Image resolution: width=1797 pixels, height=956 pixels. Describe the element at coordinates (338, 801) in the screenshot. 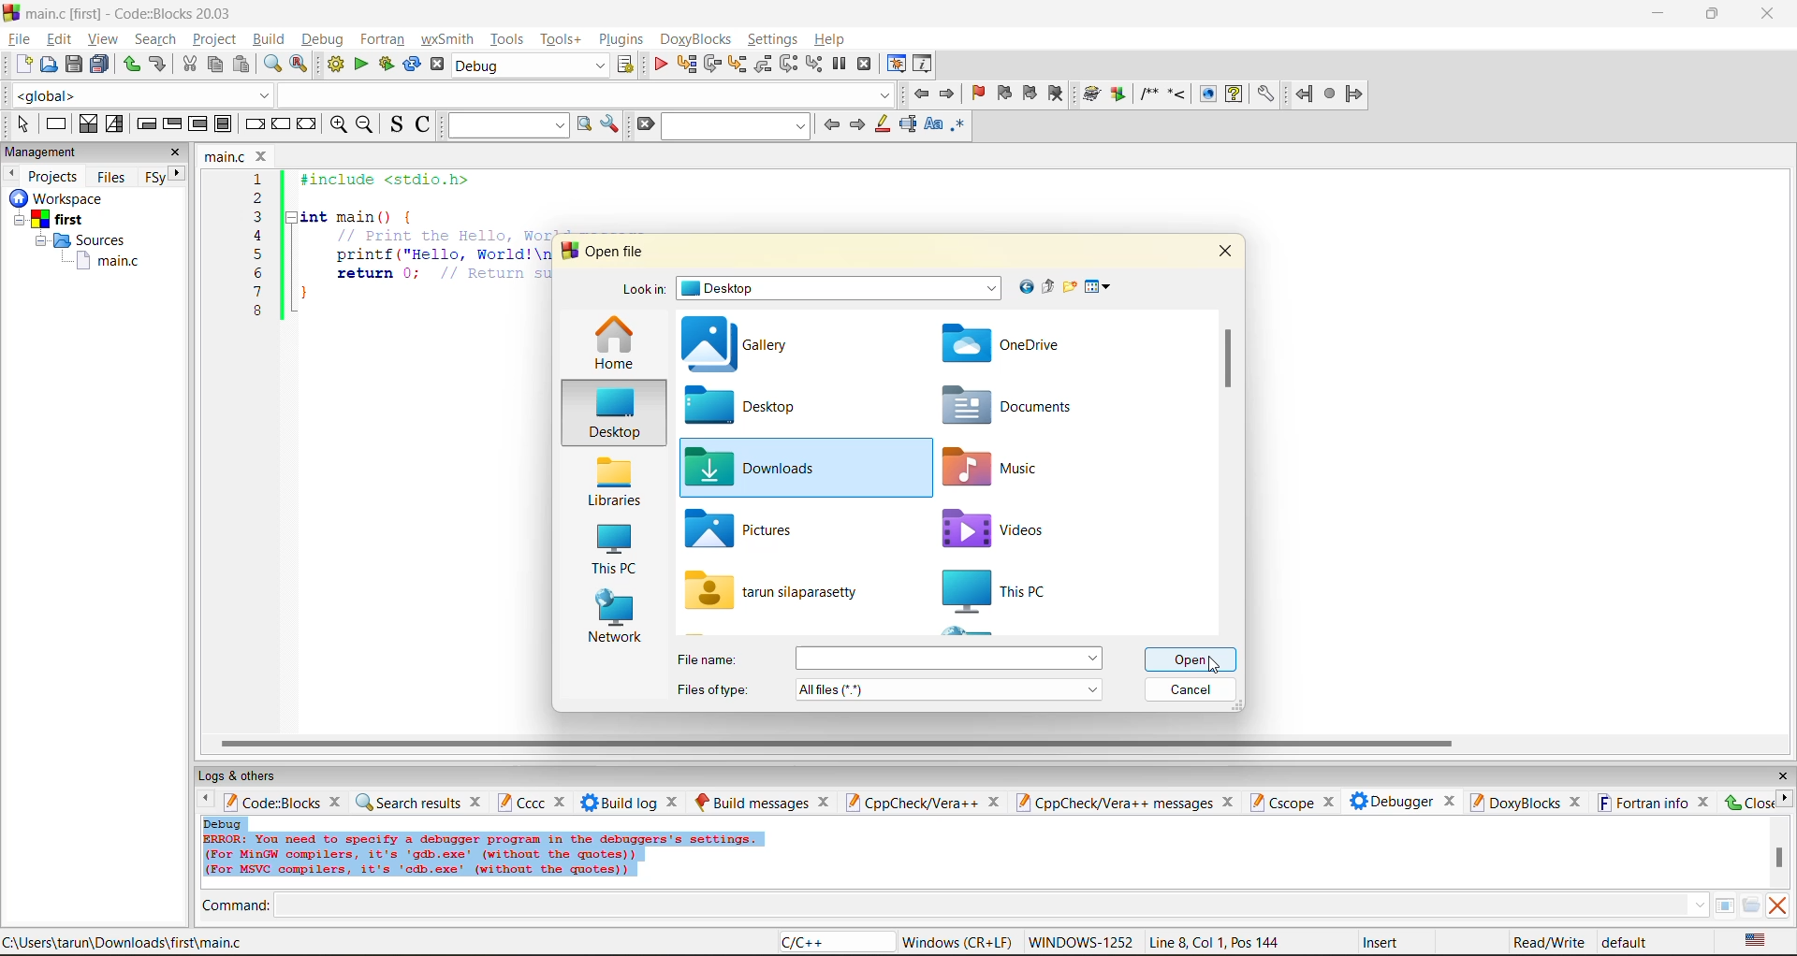

I see `close` at that location.